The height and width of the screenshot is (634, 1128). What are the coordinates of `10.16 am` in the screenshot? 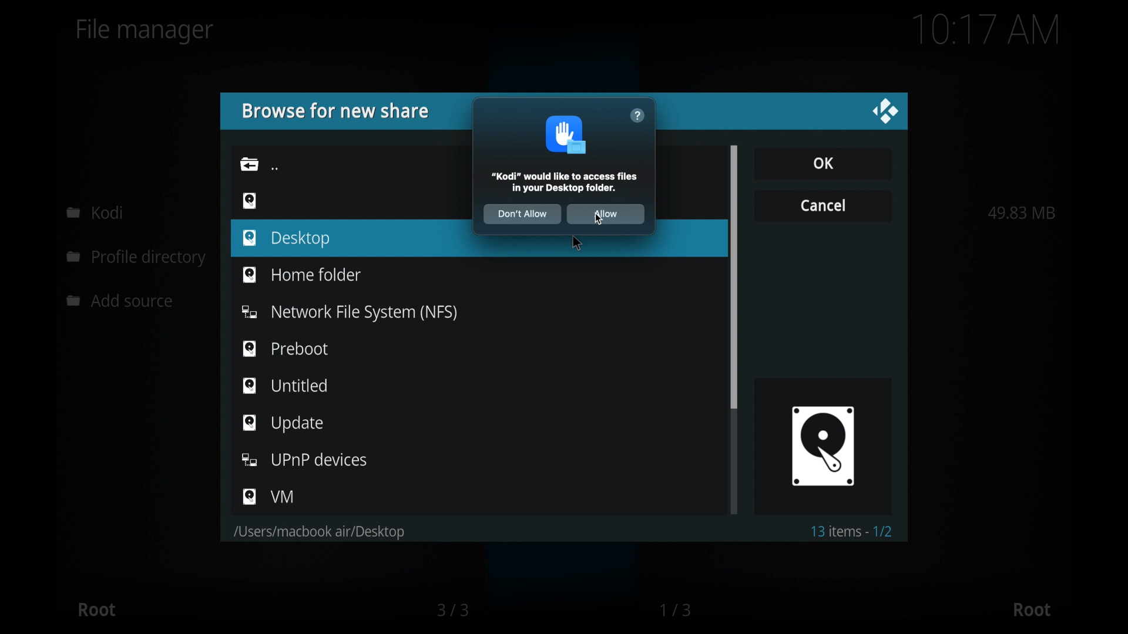 It's located at (986, 29).